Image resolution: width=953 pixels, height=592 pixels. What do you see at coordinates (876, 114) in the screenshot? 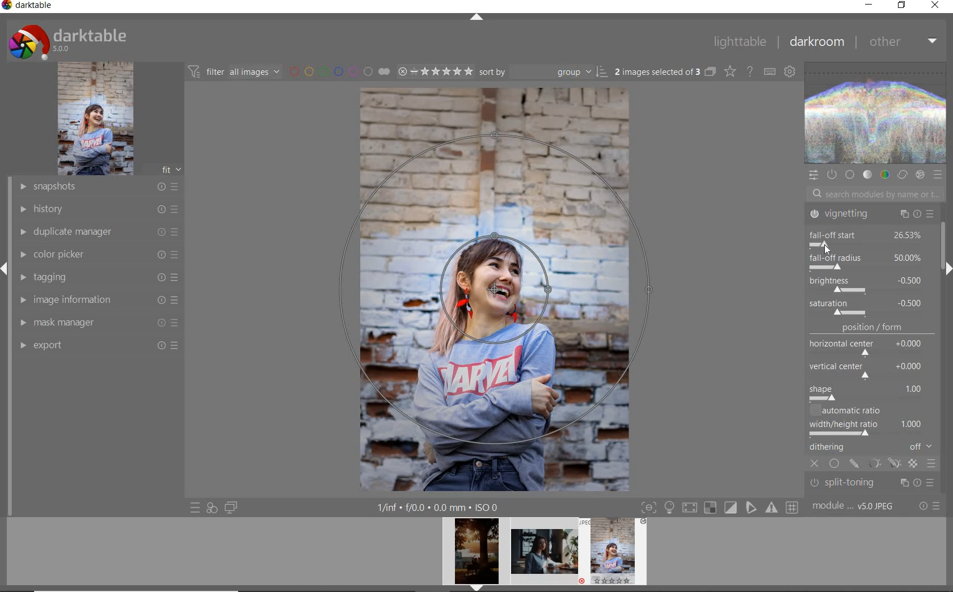
I see `wave form` at bounding box center [876, 114].